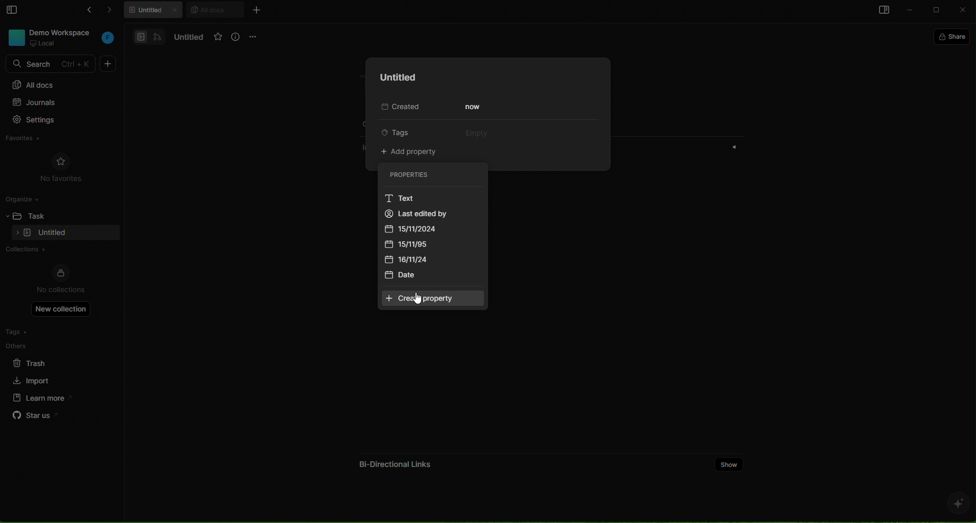 This screenshot has width=976, height=523. What do you see at coordinates (33, 379) in the screenshot?
I see `import` at bounding box center [33, 379].